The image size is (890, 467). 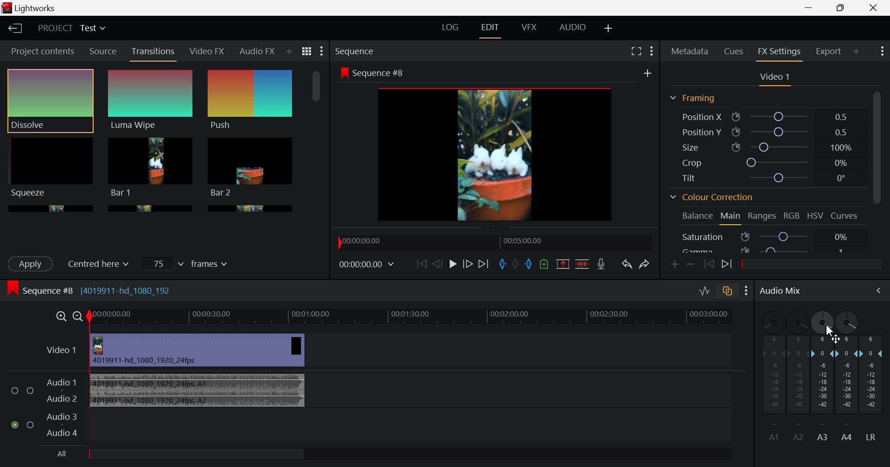 I want to click on Luma Wipe, so click(x=151, y=101).